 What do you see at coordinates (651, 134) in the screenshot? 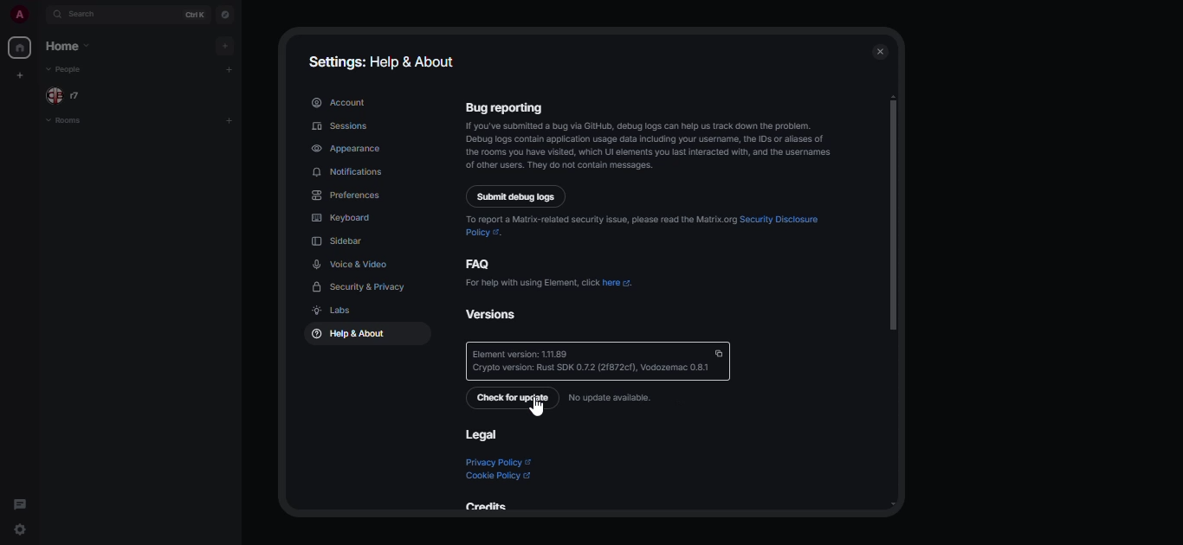
I see `Bug reportingHf youve submied 3 ug vi GID, debug logs can help us rack down he problem.Debug logs contain appication usage daa ncuing your username, th Ds o aases of1a rooms you have visted, which Ul elements you ast neracted with, and the usernamesof other users. They do not contain messages.` at bounding box center [651, 134].